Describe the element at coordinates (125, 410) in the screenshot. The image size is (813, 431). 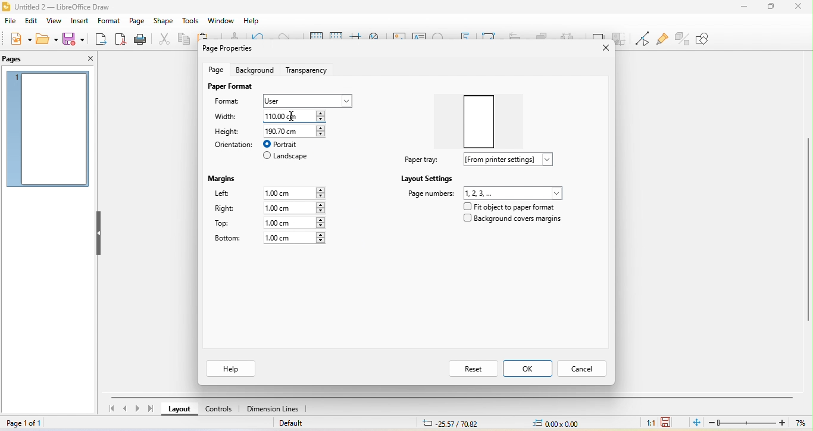
I see `previous page` at that location.